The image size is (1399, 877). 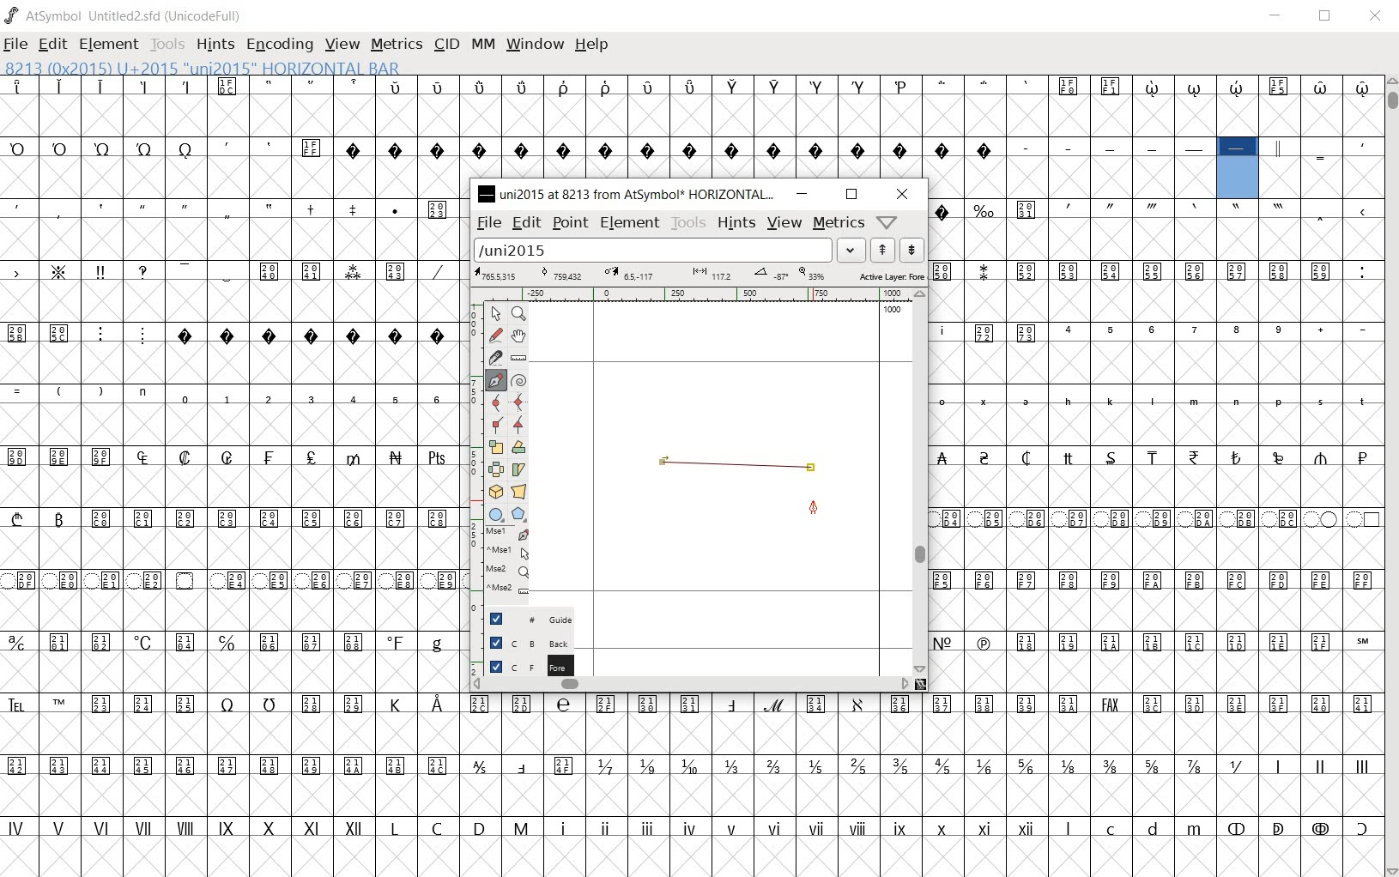 What do you see at coordinates (886, 222) in the screenshot?
I see `help/window` at bounding box center [886, 222].